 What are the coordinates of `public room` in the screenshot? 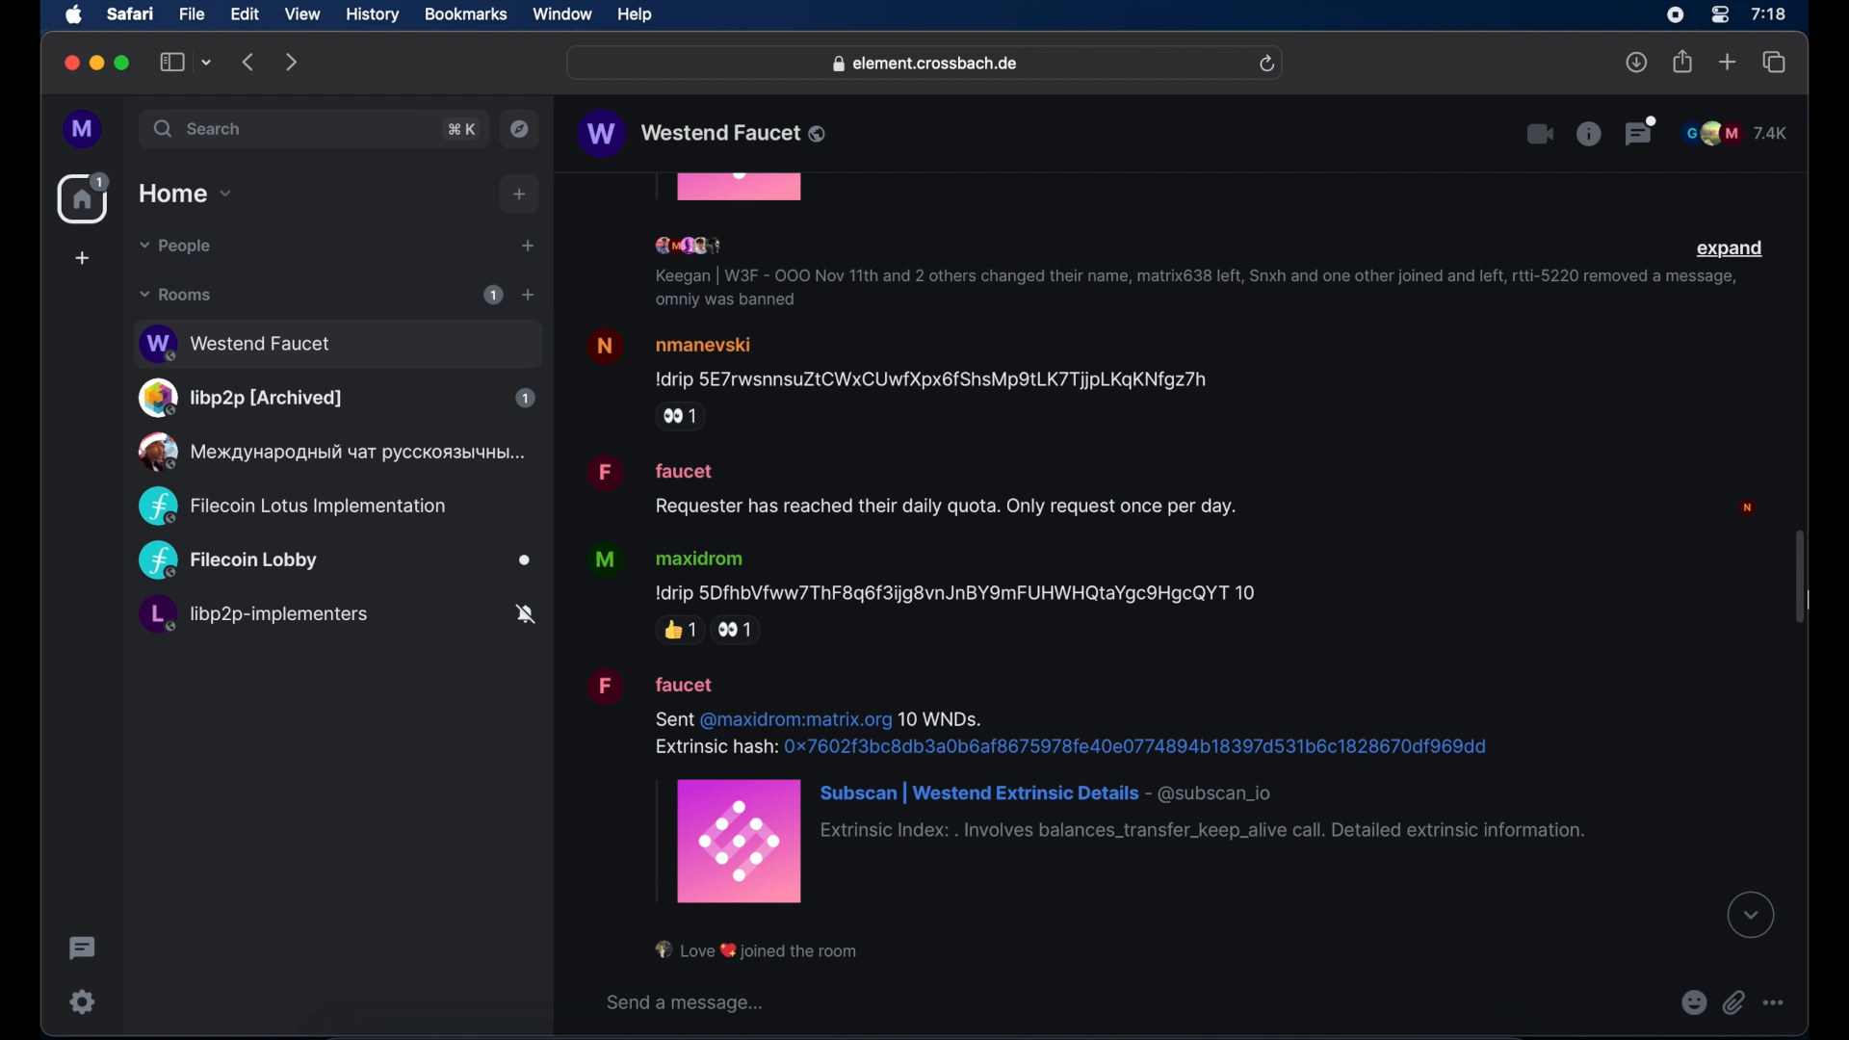 It's located at (335, 561).